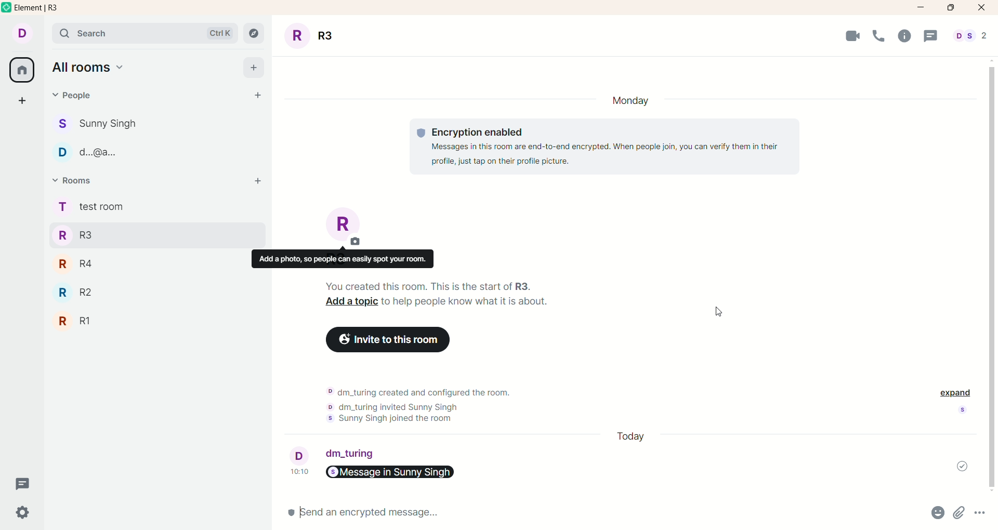 Image resolution: width=998 pixels, height=530 pixels. I want to click on time, so click(301, 474).